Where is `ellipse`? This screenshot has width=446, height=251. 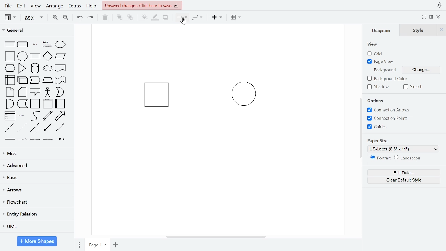 ellipse is located at coordinates (62, 45).